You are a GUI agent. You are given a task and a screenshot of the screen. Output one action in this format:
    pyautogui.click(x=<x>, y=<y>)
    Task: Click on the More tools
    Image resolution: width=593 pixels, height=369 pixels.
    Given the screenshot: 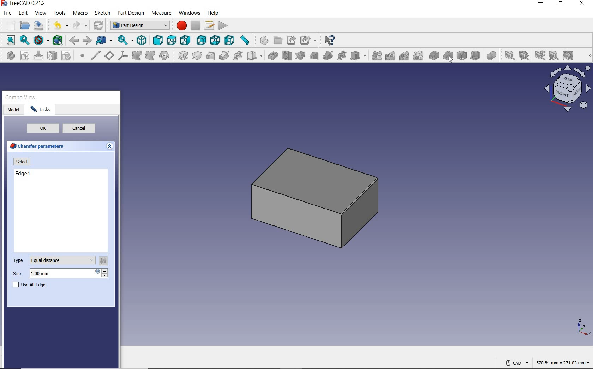 What is the action you would take?
    pyautogui.click(x=585, y=57)
    